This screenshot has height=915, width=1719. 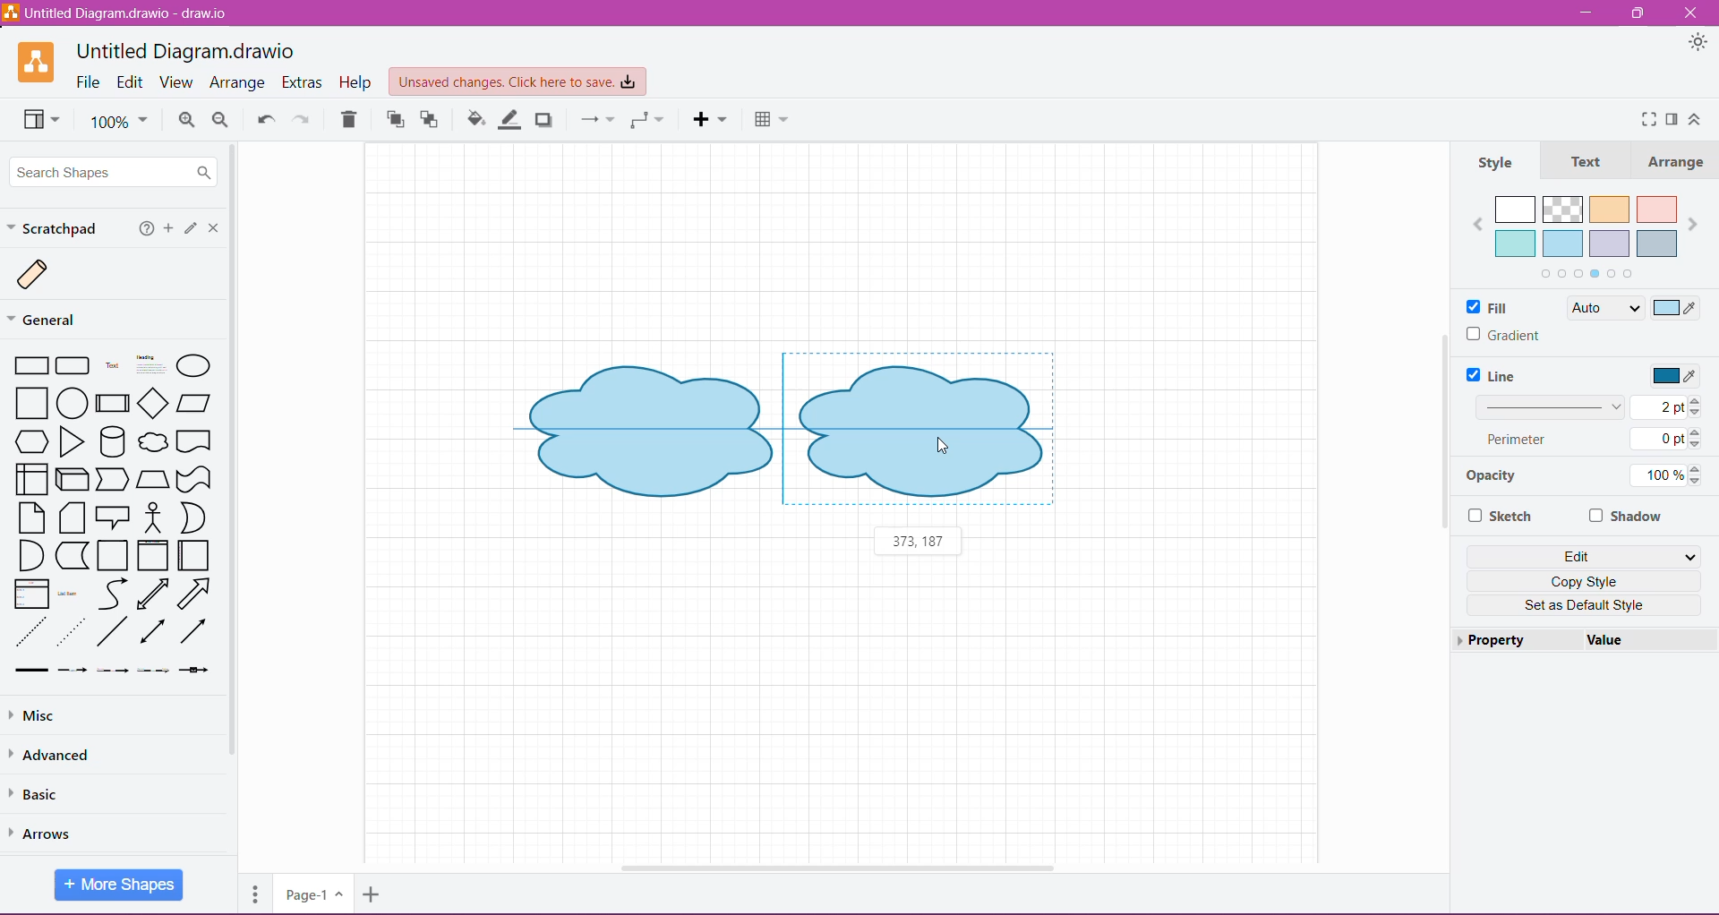 What do you see at coordinates (1490, 479) in the screenshot?
I see `Opacity` at bounding box center [1490, 479].